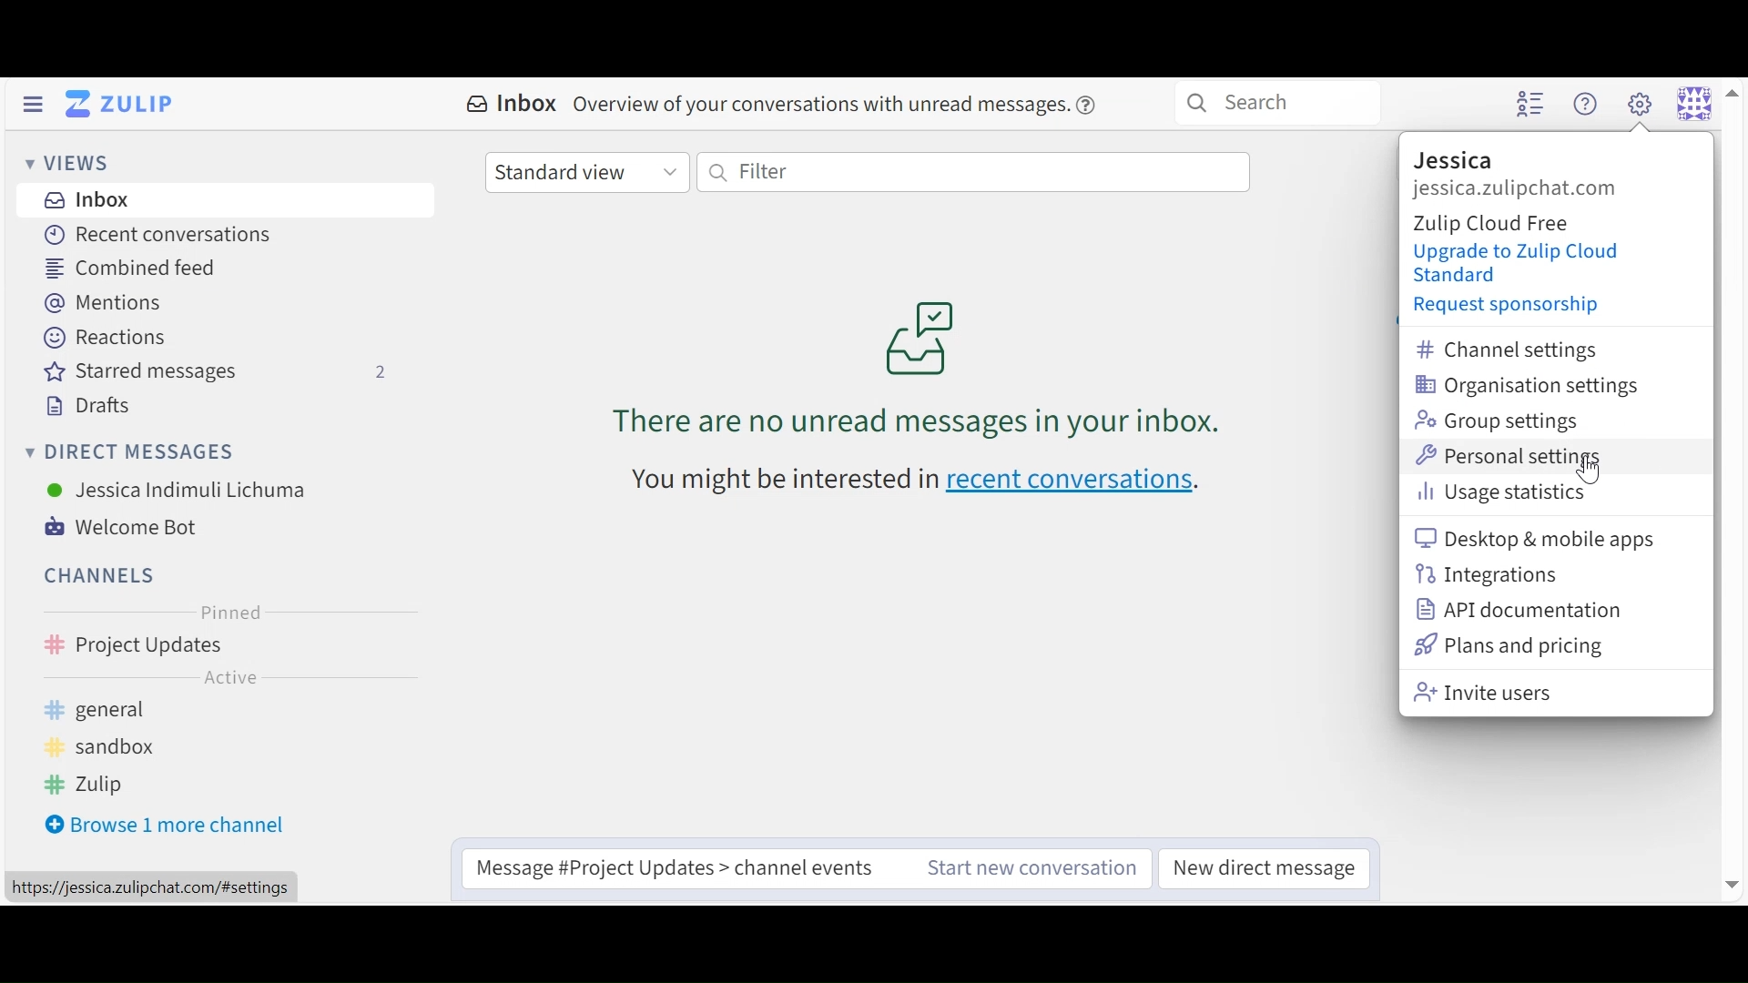 Image resolution: width=1748 pixels, height=983 pixels. What do you see at coordinates (162, 232) in the screenshot?
I see `Recent Conversations` at bounding box center [162, 232].